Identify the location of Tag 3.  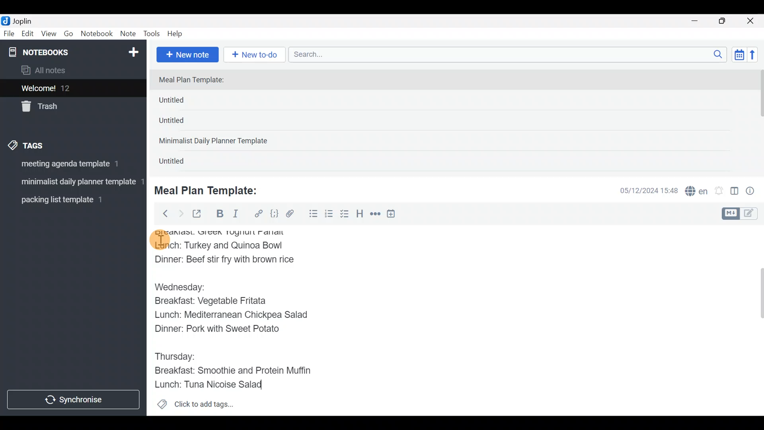
(70, 199).